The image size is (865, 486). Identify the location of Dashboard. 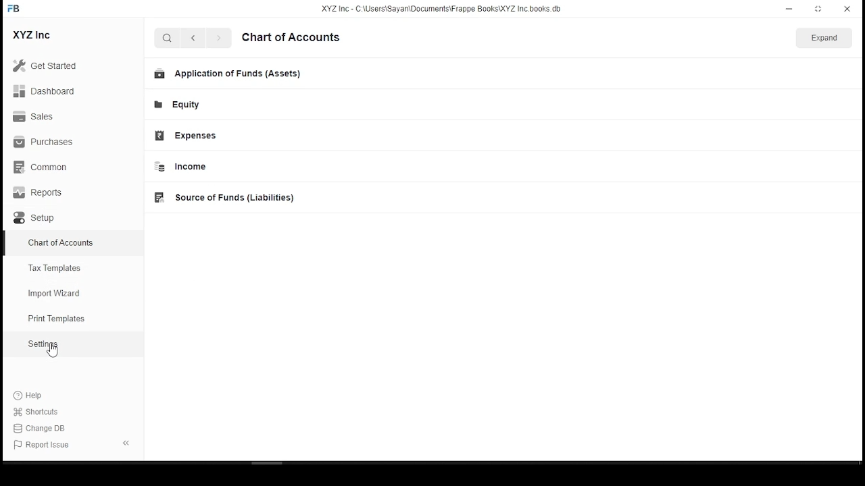
(46, 92).